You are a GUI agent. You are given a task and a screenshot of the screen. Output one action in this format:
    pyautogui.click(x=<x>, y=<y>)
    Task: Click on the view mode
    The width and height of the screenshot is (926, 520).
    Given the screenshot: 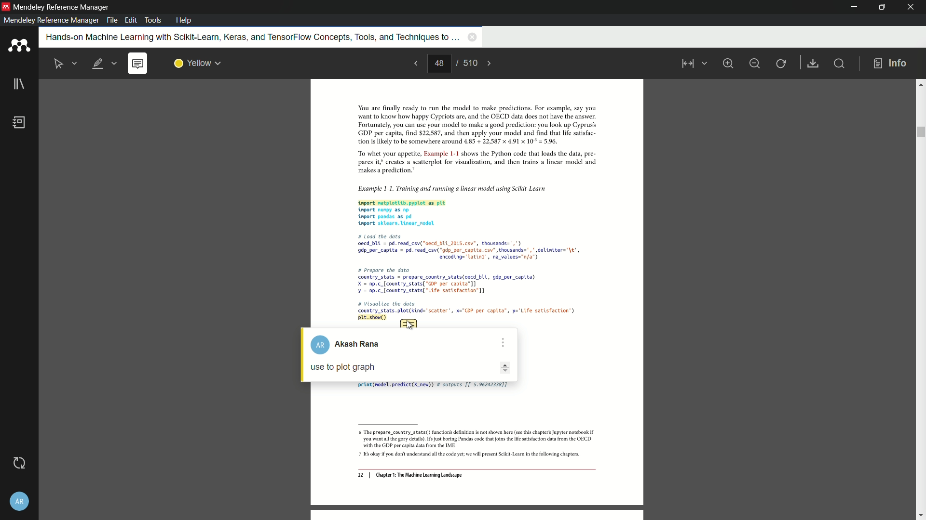 What is the action you would take?
    pyautogui.click(x=693, y=64)
    